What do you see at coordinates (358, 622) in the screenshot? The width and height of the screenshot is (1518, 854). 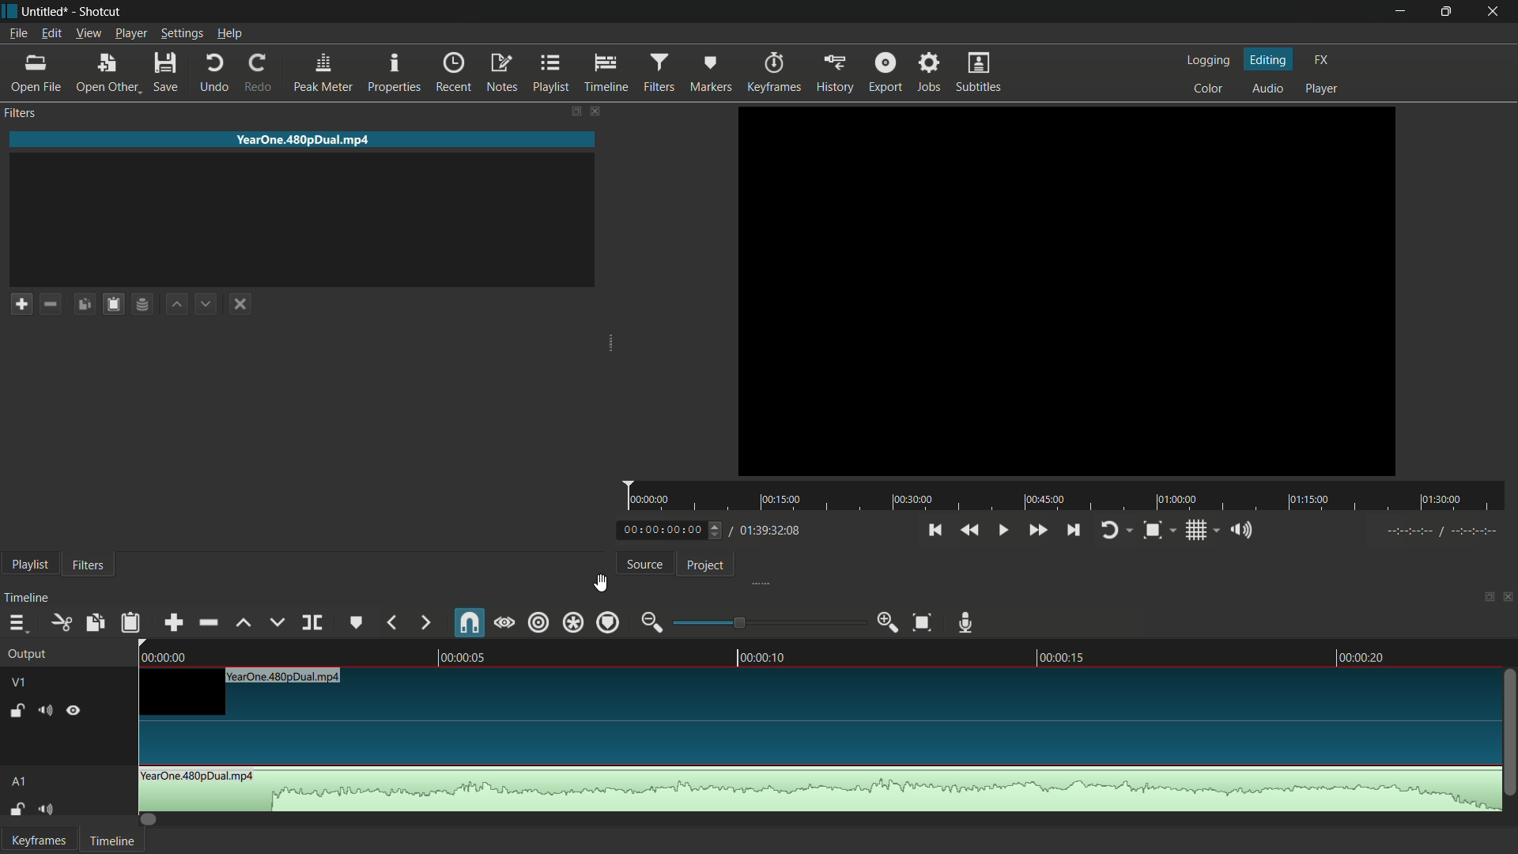 I see `create or edit marker` at bounding box center [358, 622].